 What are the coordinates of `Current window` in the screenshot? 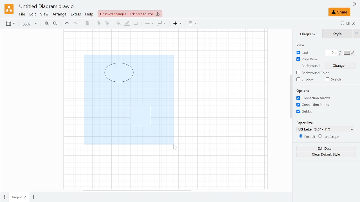 It's located at (47, 7).